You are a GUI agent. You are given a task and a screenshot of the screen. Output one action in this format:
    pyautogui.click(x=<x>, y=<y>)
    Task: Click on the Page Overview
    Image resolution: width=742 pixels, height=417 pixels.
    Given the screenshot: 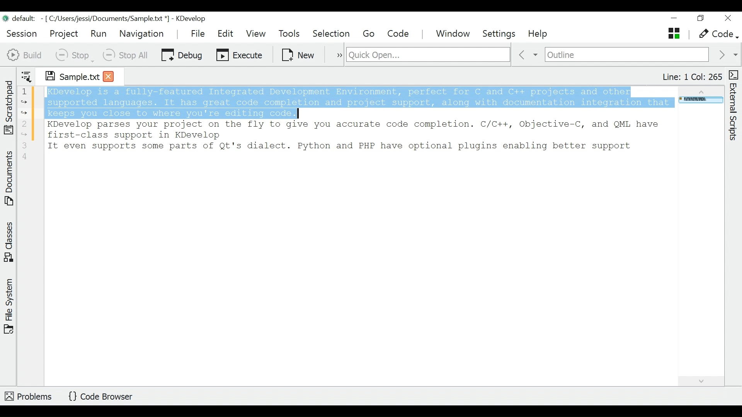 What is the action you would take?
    pyautogui.click(x=699, y=101)
    